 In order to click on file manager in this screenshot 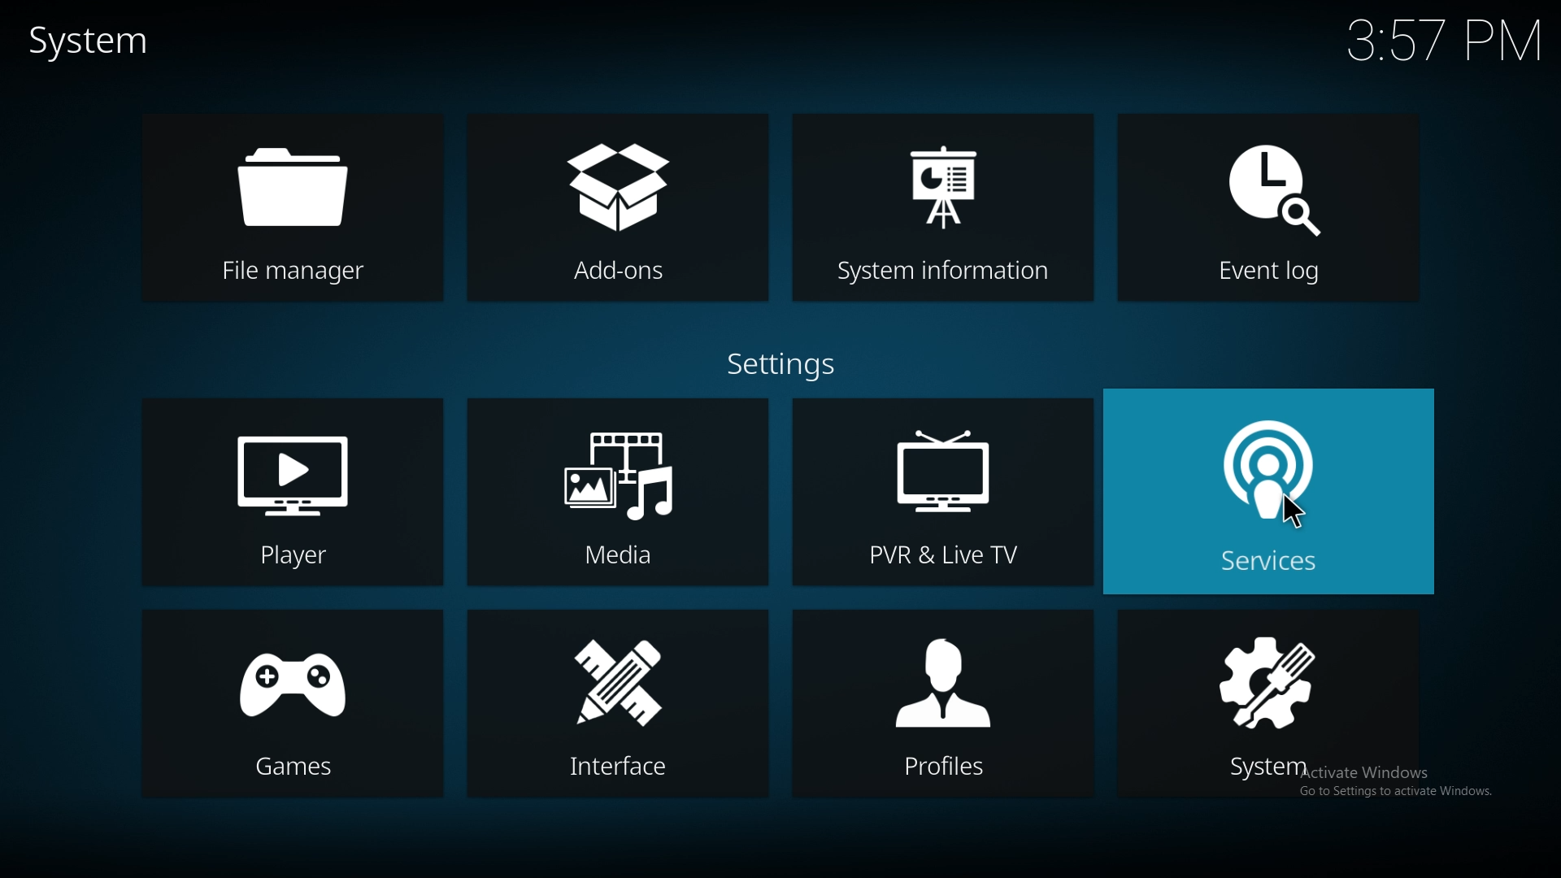, I will do `click(306, 209)`.